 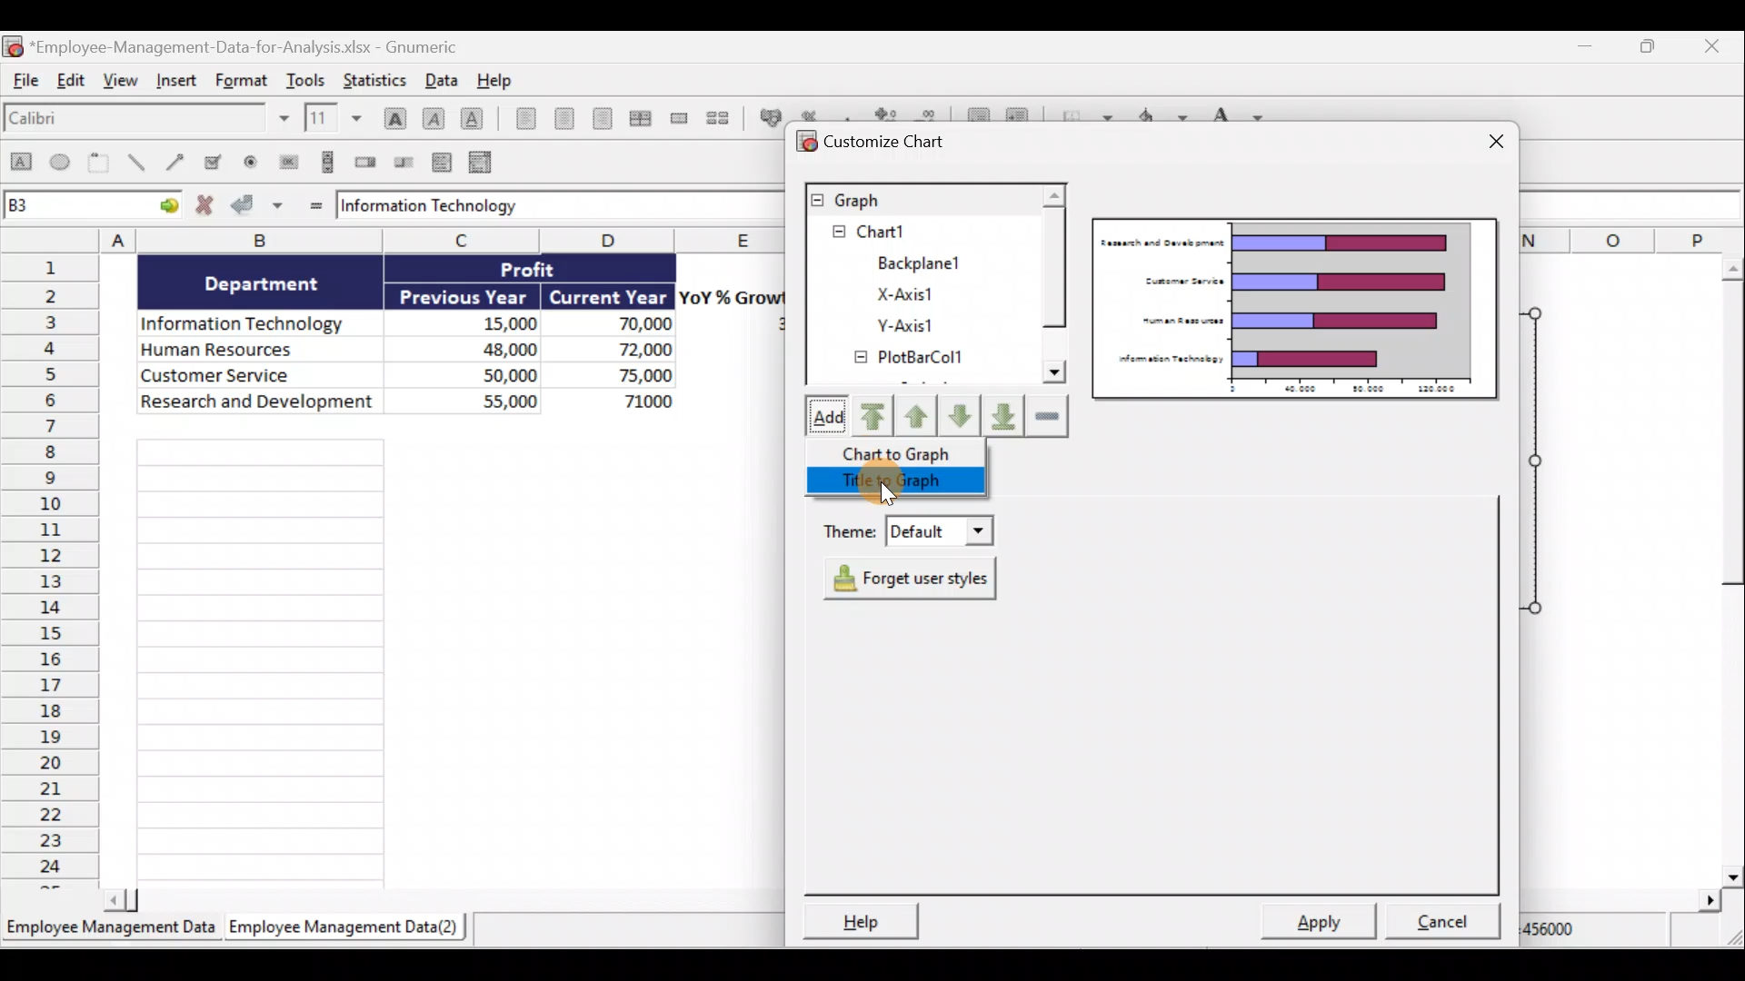 What do you see at coordinates (233, 45) in the screenshot?
I see `Document name` at bounding box center [233, 45].